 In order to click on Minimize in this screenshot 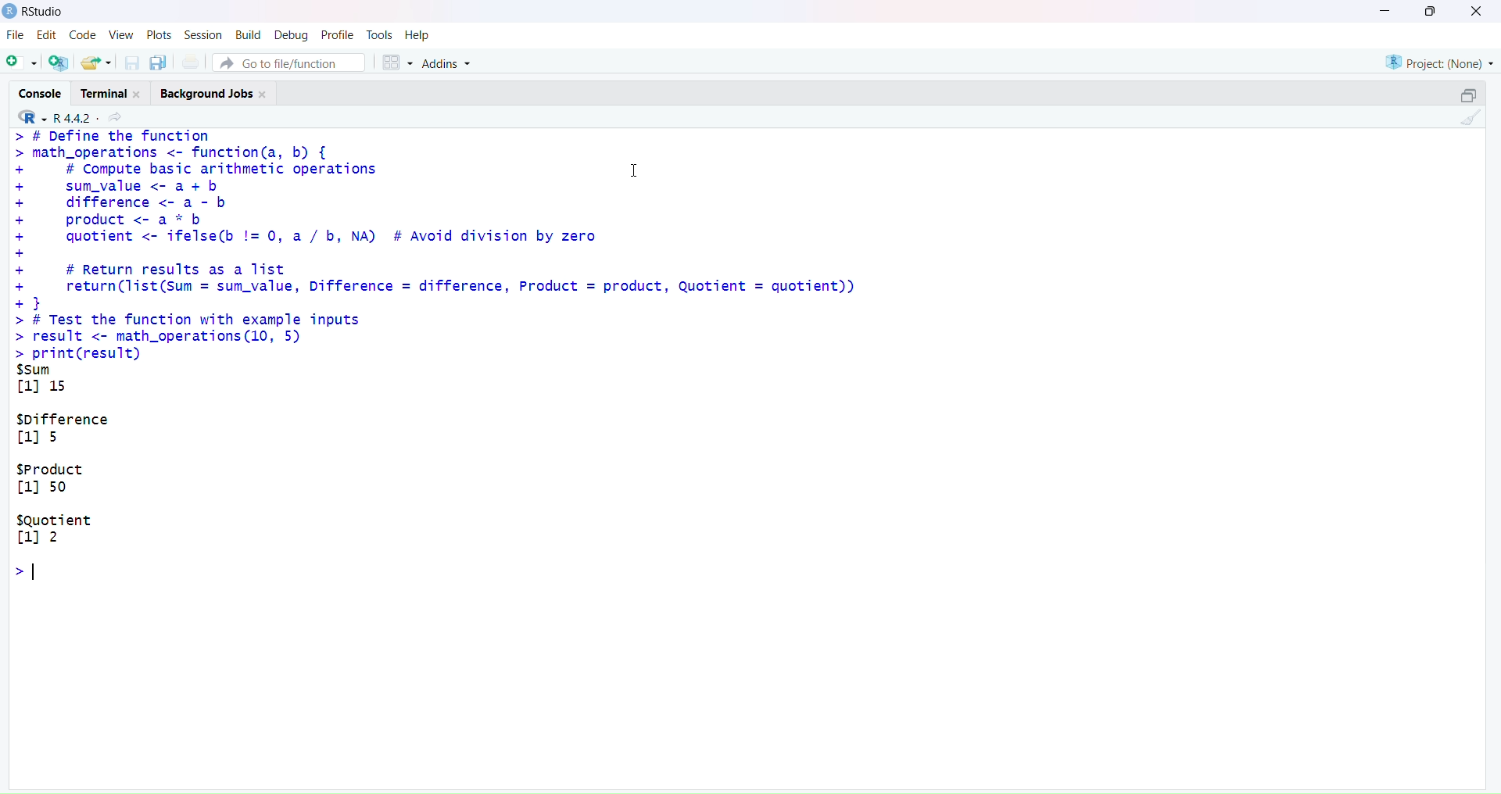, I will do `click(1386, 9)`.